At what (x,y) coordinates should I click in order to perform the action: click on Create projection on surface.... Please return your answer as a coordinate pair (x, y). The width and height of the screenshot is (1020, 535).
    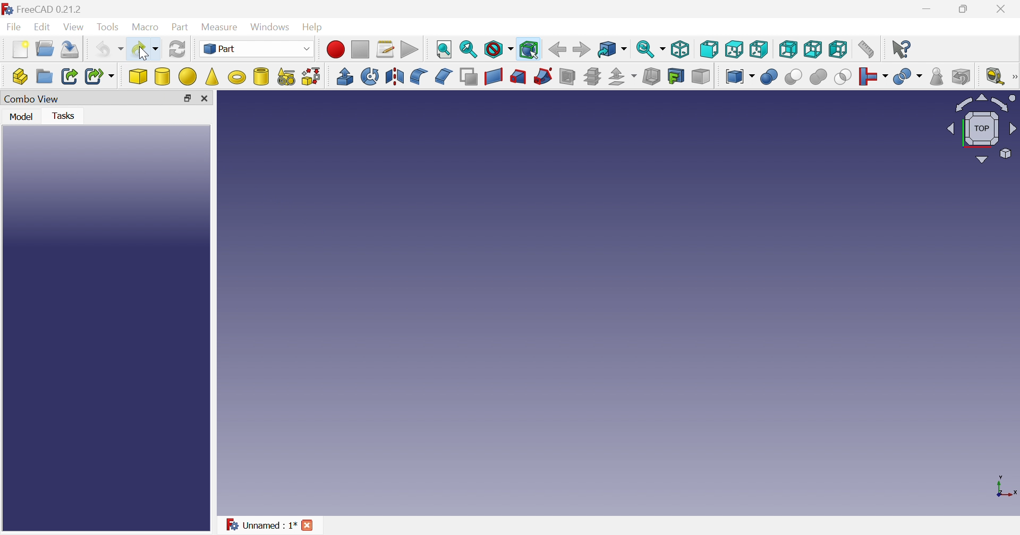
    Looking at the image, I should click on (676, 76).